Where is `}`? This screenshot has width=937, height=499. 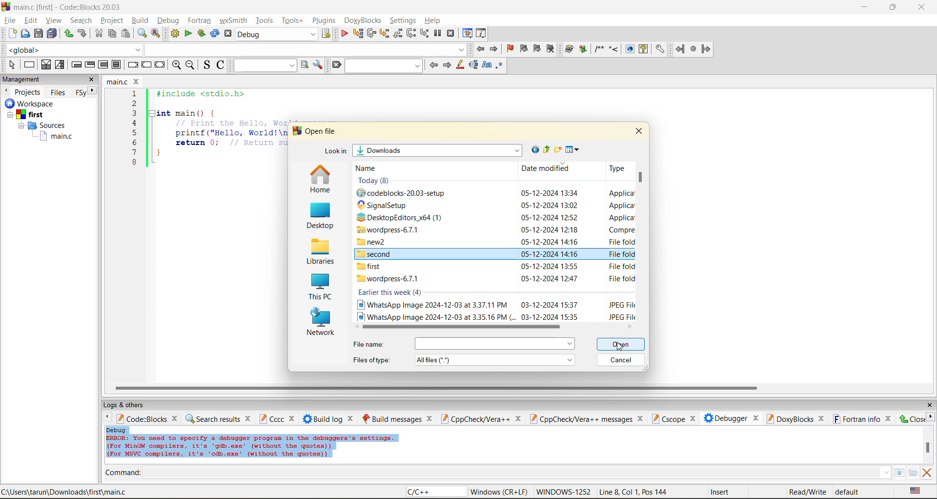 } is located at coordinates (159, 154).